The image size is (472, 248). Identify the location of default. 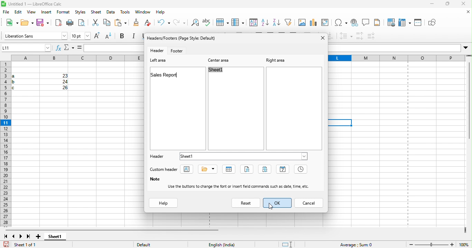
(153, 244).